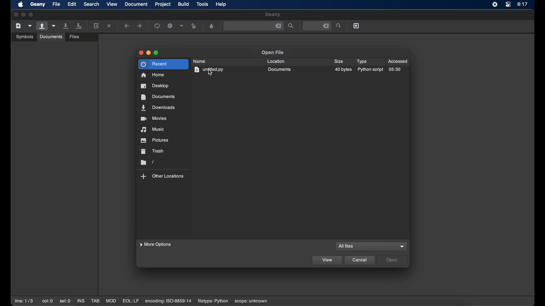 The height and width of the screenshot is (306, 545). Describe the element at coordinates (155, 245) in the screenshot. I see `more options` at that location.